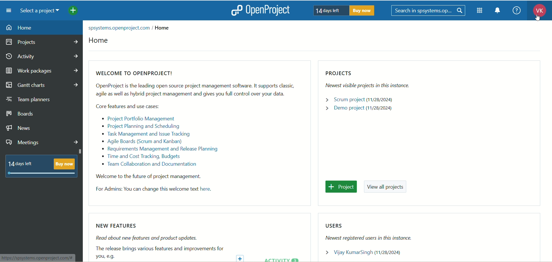 Image resolution: width=552 pixels, height=262 pixels. What do you see at coordinates (345, 11) in the screenshot?
I see `text` at bounding box center [345, 11].